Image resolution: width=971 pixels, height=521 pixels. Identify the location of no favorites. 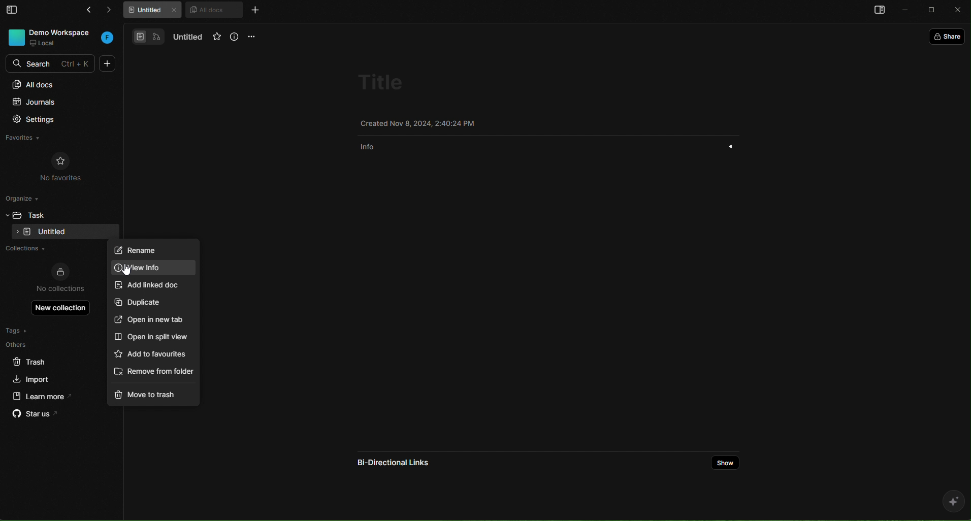
(61, 166).